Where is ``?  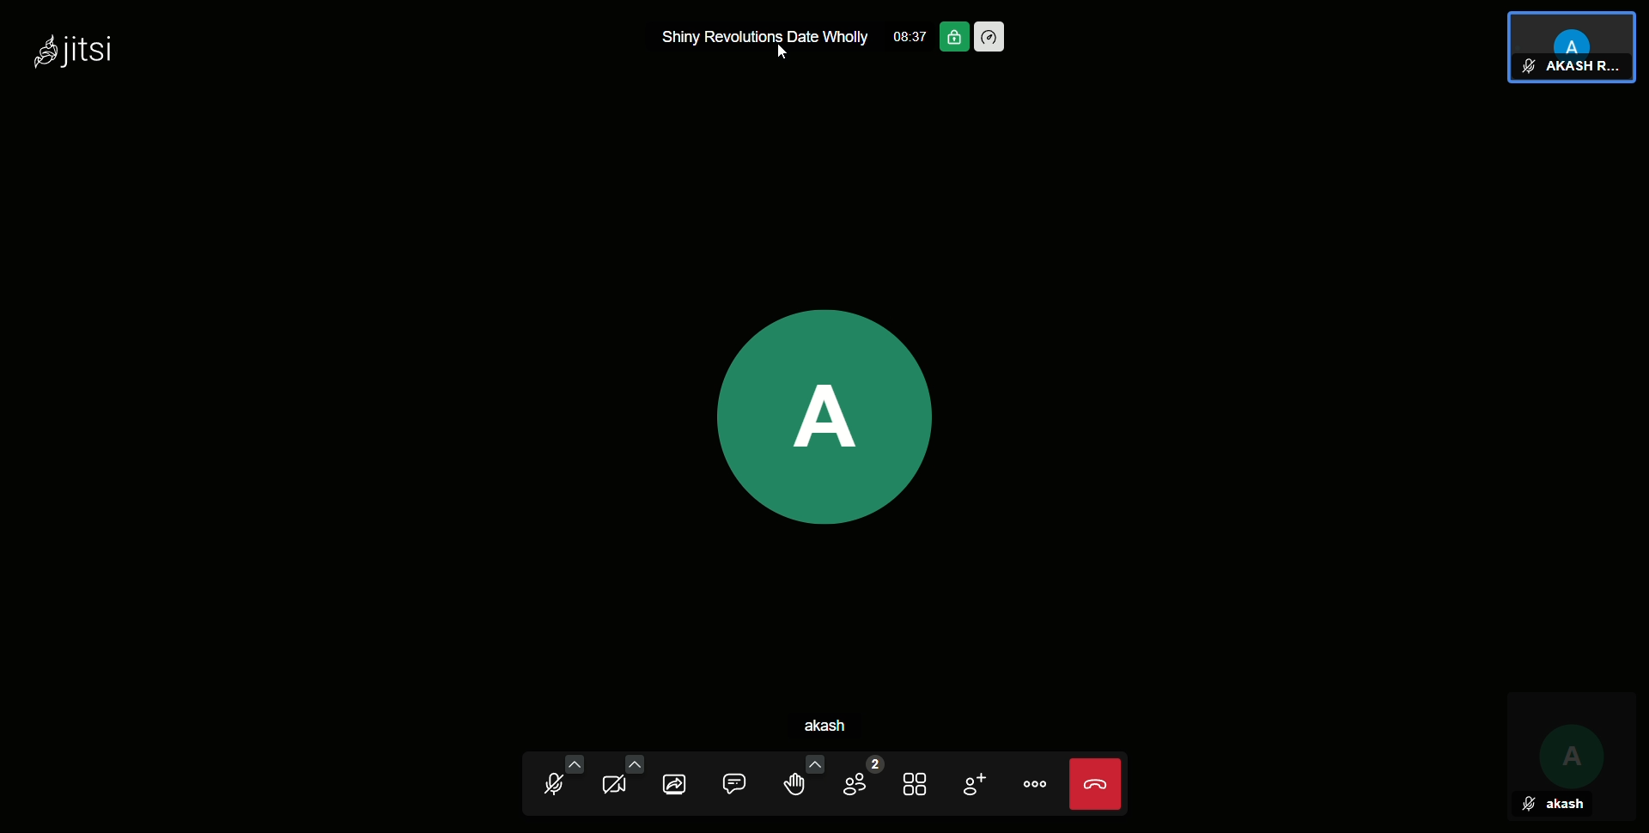  is located at coordinates (798, 781).